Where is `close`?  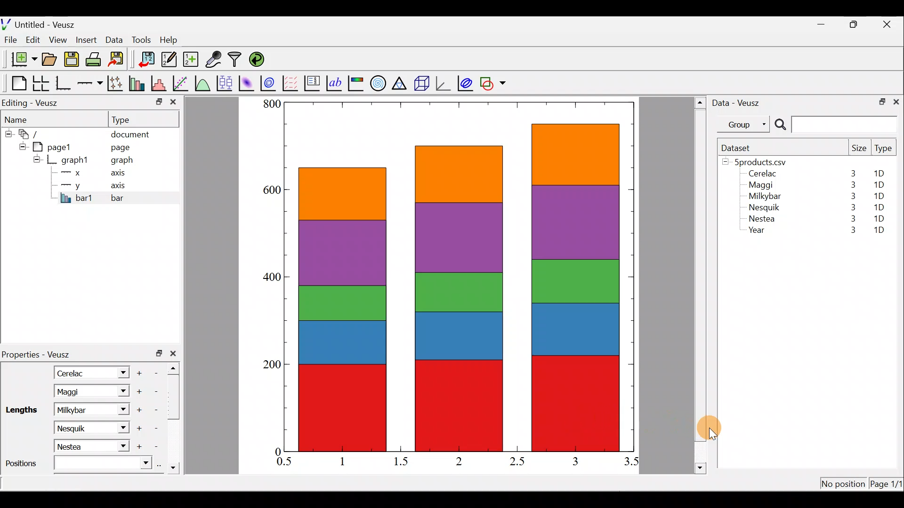 close is located at coordinates (173, 104).